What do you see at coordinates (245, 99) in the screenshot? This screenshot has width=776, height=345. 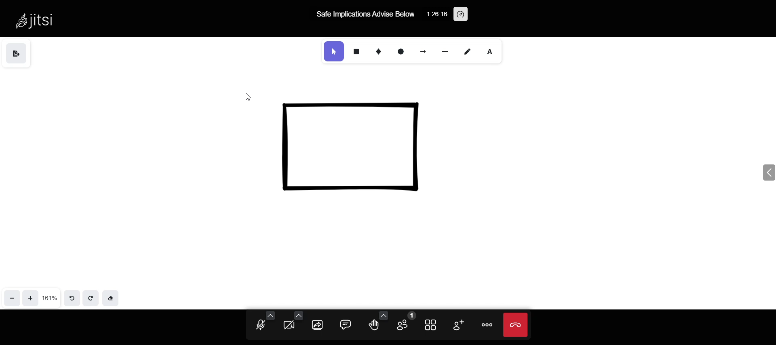 I see `cursor` at bounding box center [245, 99].